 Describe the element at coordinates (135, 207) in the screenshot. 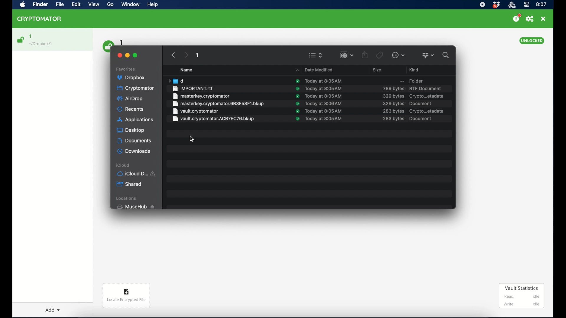

I see `musehub` at that location.